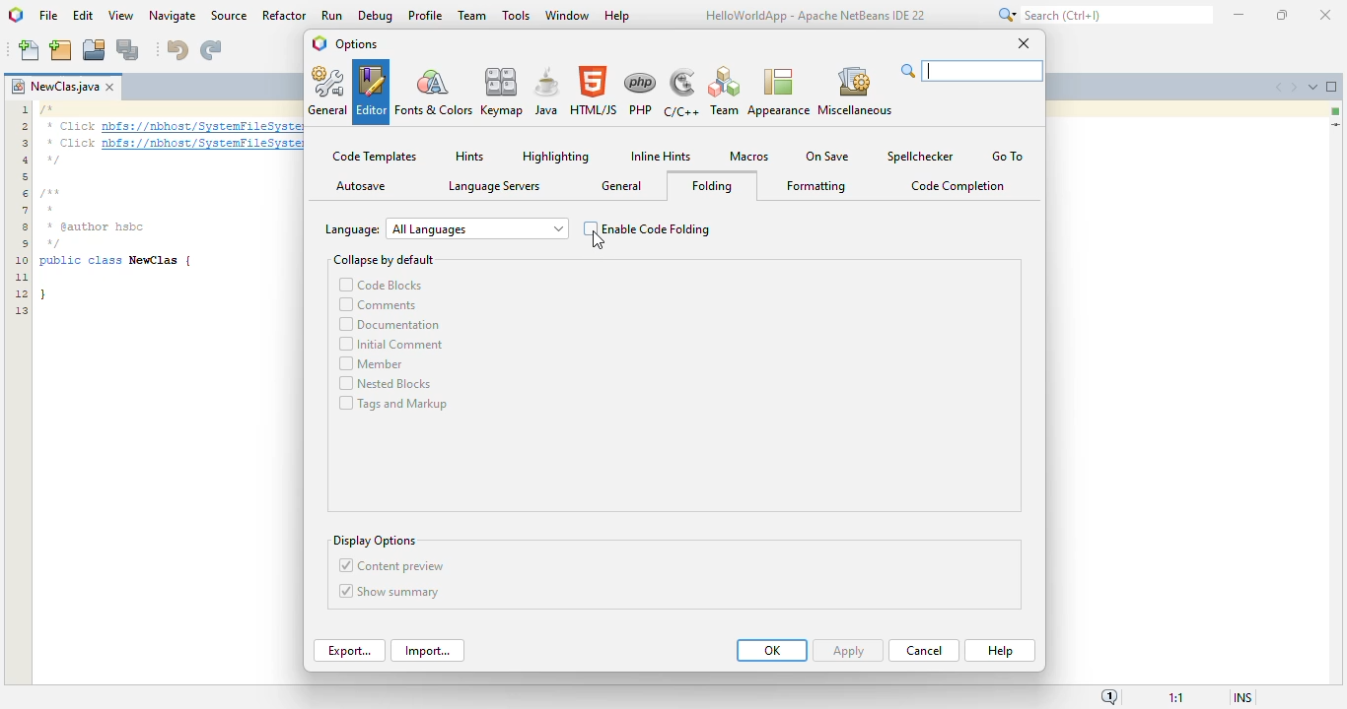 The width and height of the screenshot is (1347, 709). What do you see at coordinates (1025, 43) in the screenshot?
I see `close` at bounding box center [1025, 43].